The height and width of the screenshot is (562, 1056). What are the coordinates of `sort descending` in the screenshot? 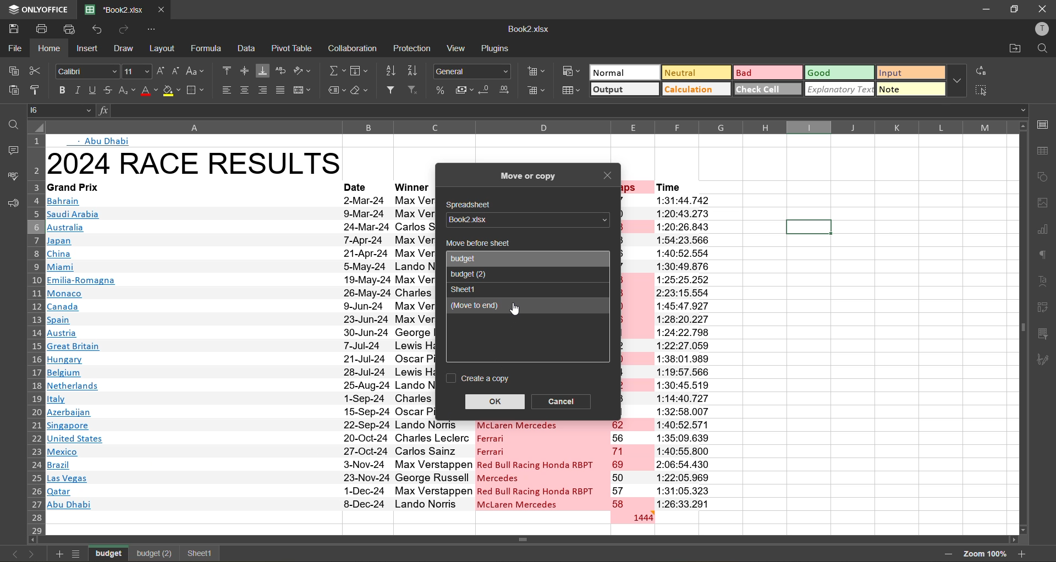 It's located at (416, 70).